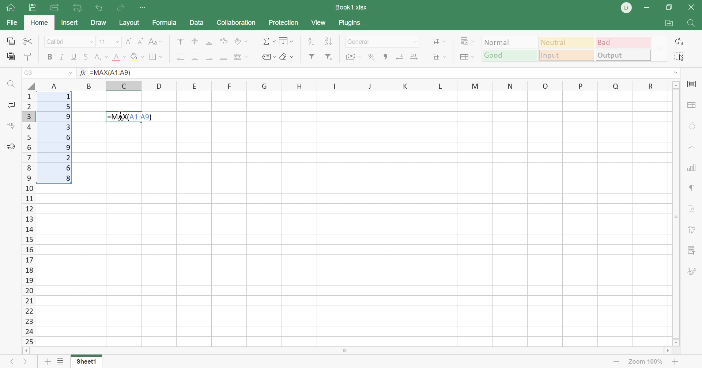 The image size is (702, 368). I want to click on formula bar, so click(399, 73).